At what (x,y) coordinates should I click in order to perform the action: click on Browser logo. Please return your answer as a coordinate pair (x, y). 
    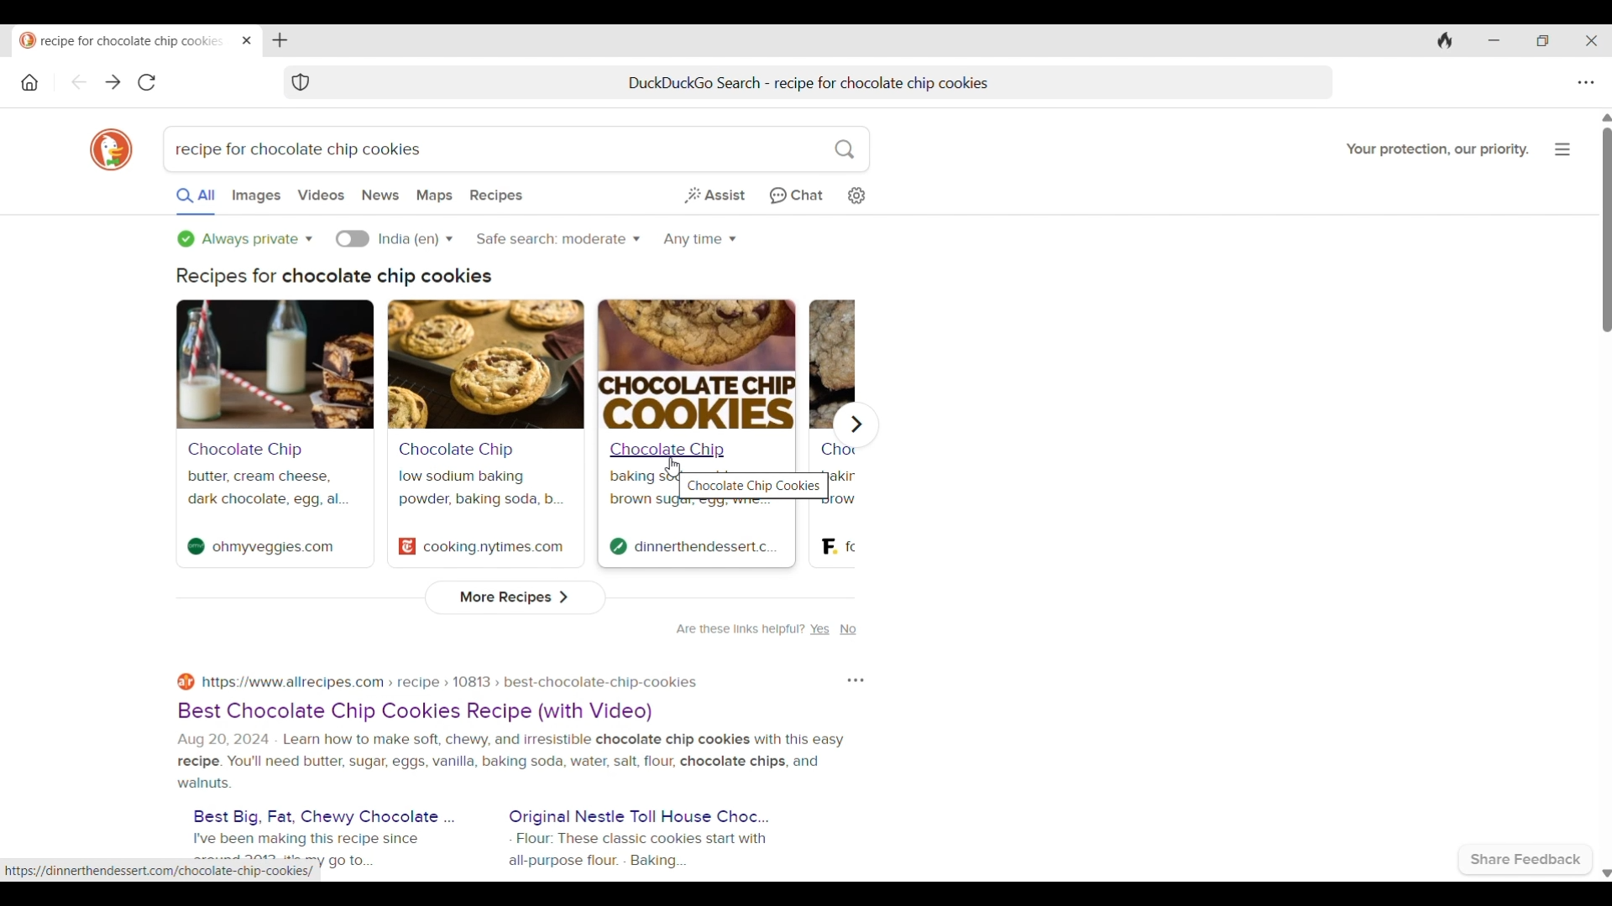
    Looking at the image, I should click on (111, 150).